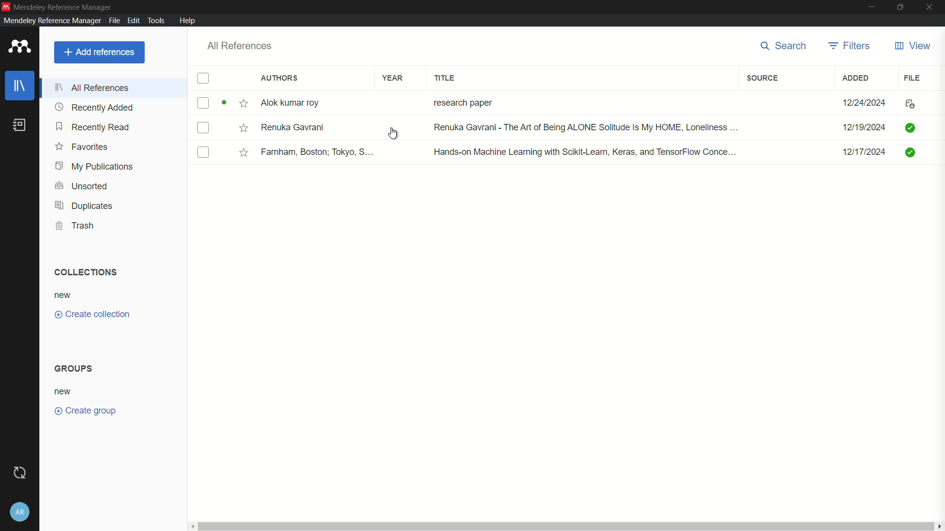  I want to click on my publications, so click(97, 167).